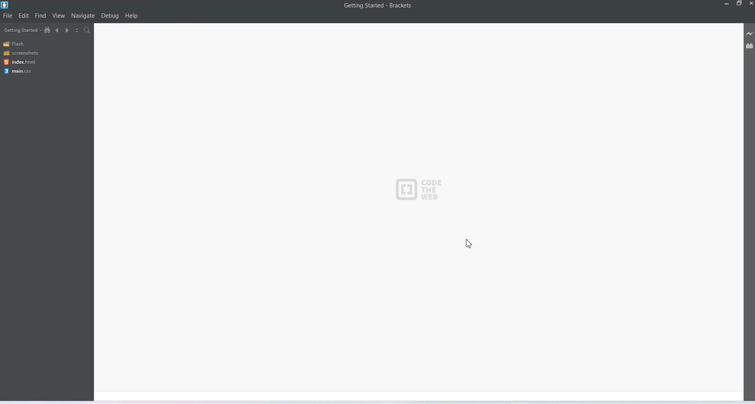 This screenshot has height=404, width=755. I want to click on Show in the file tree, so click(48, 30).